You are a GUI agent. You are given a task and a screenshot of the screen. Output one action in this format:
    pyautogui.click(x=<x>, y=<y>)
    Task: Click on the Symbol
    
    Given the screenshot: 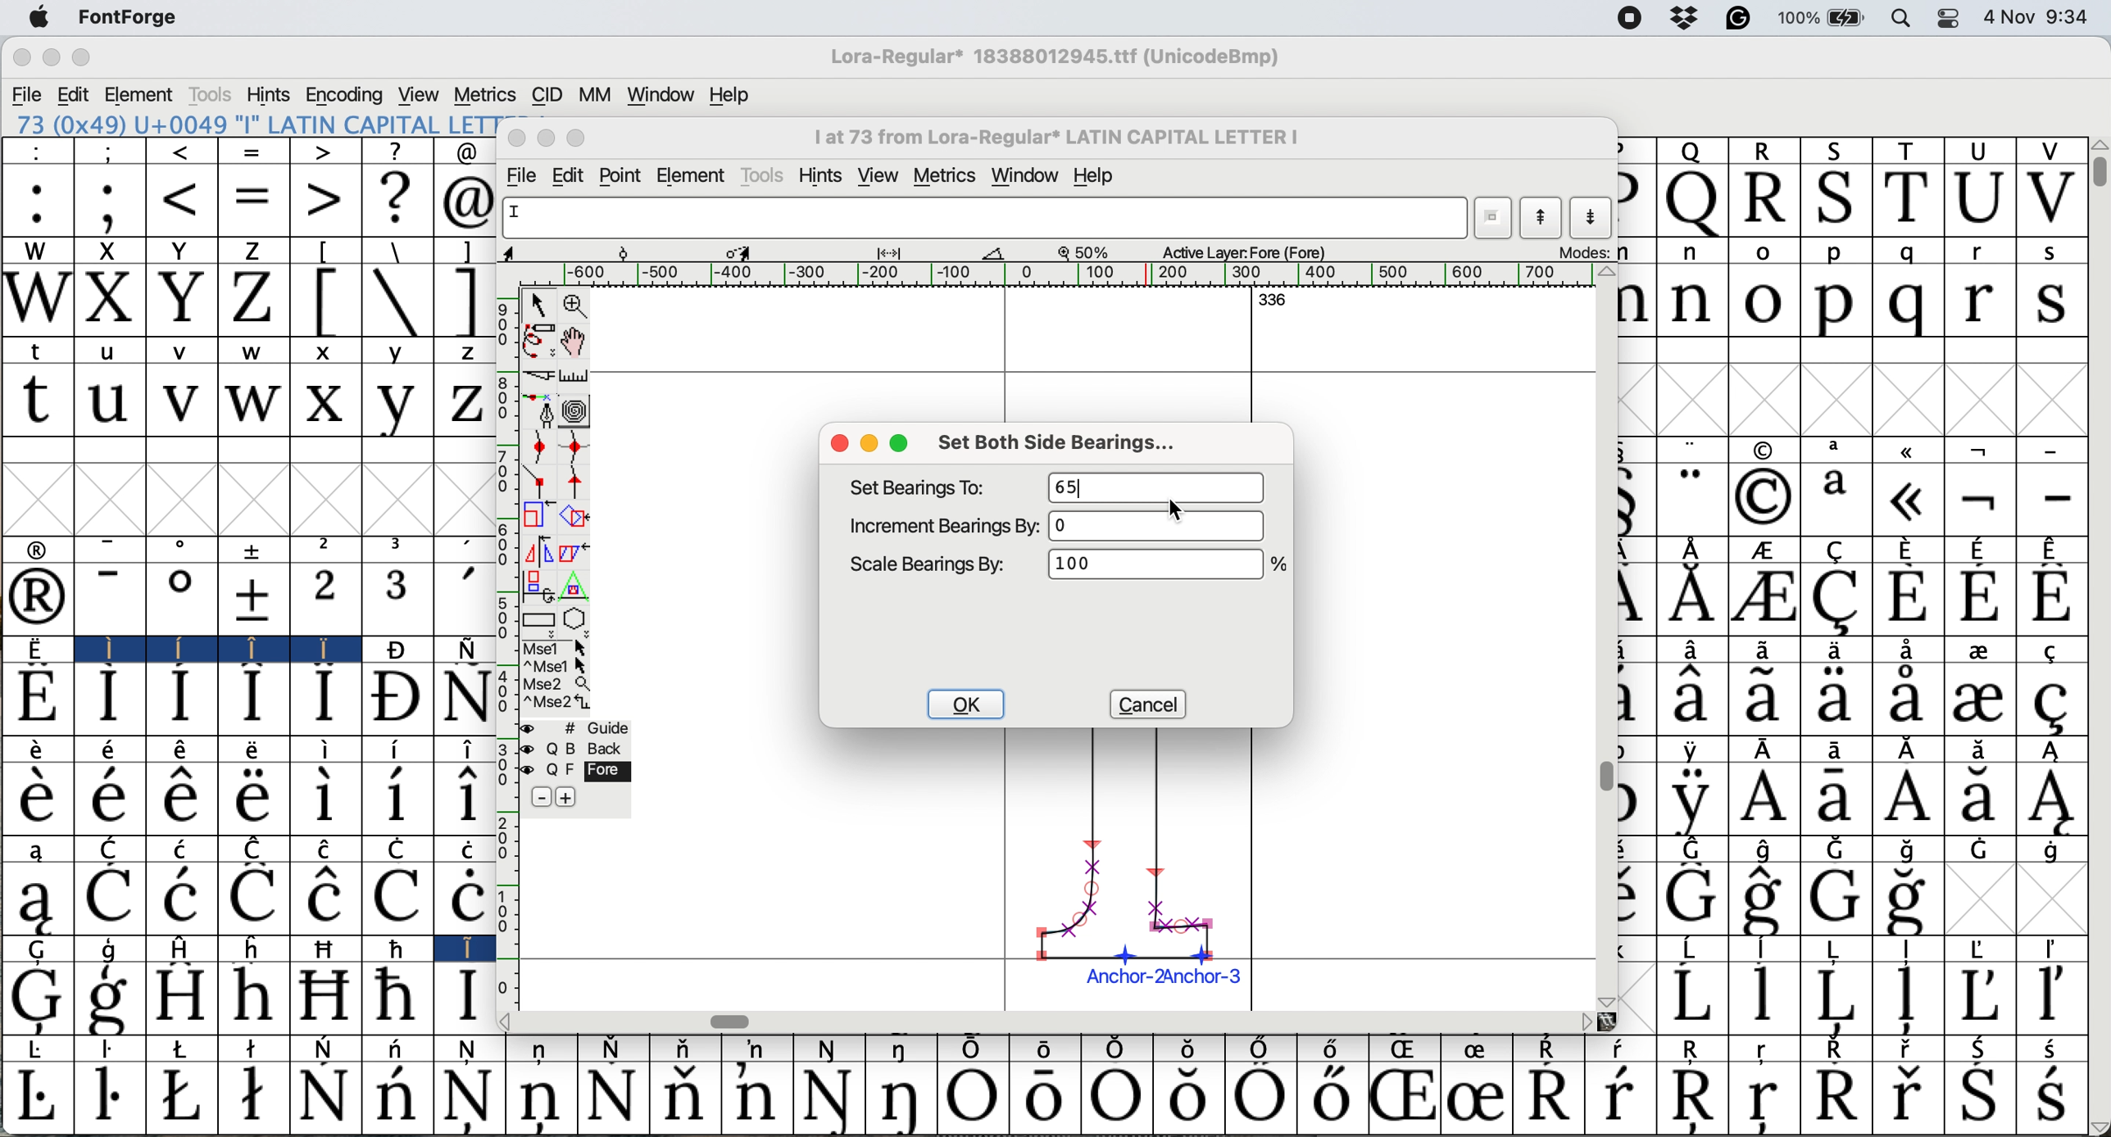 What is the action you would take?
    pyautogui.click(x=1770, y=949)
    